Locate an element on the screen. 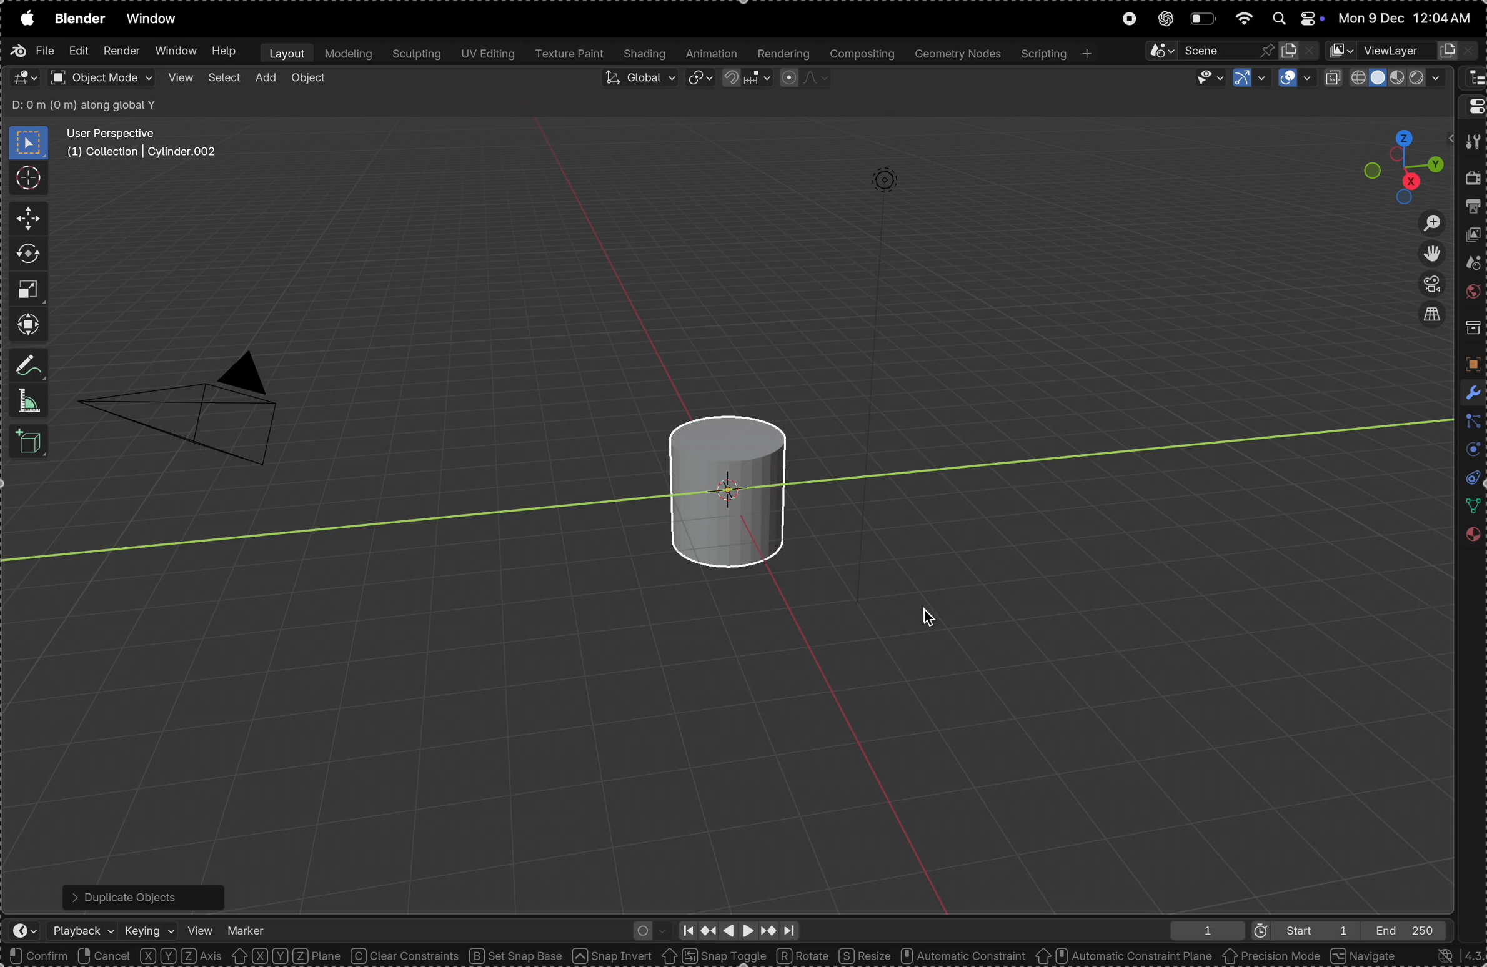 This screenshot has height=967, width=1487. Window is located at coordinates (156, 20).